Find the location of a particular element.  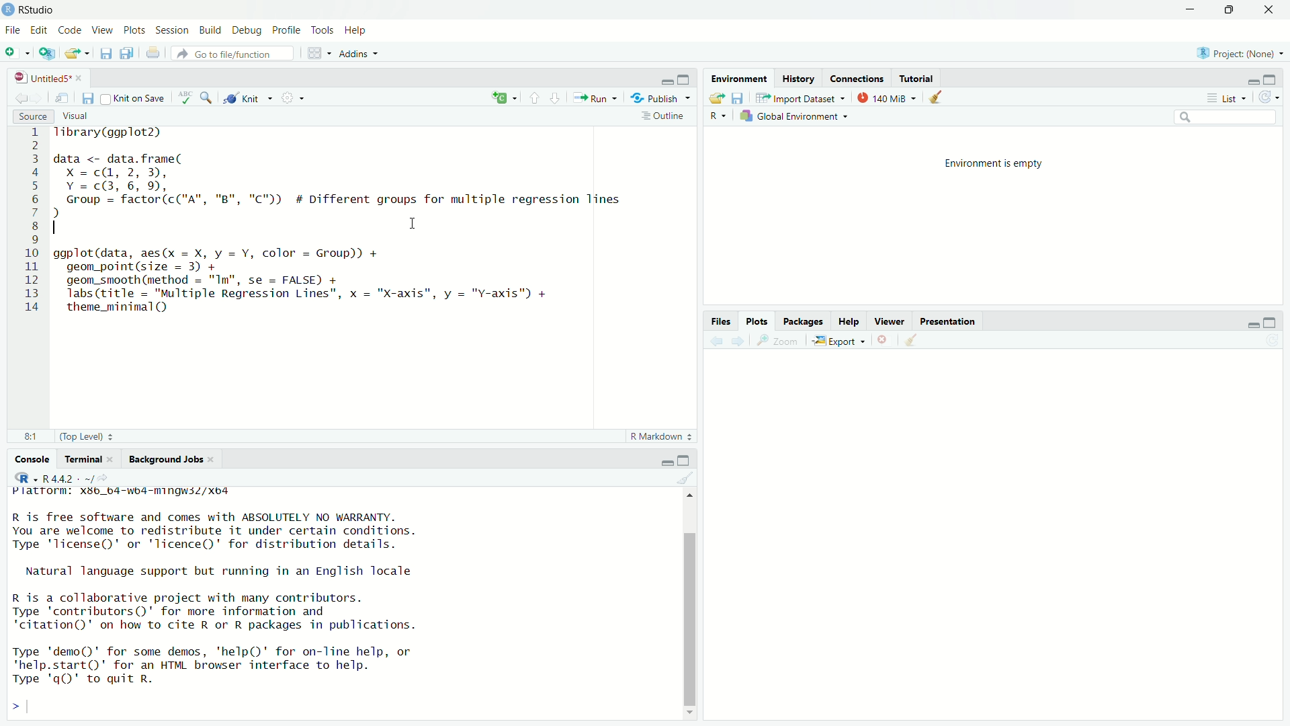

files is located at coordinates (89, 99).